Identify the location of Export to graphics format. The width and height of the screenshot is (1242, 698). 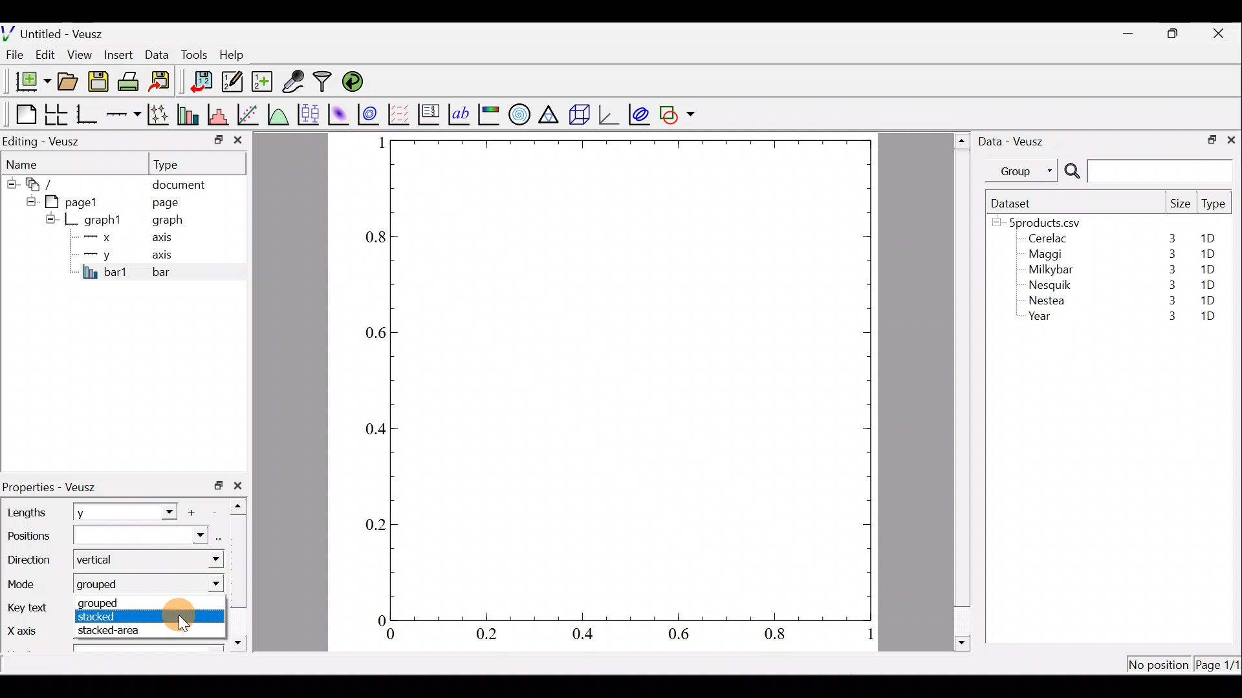
(164, 82).